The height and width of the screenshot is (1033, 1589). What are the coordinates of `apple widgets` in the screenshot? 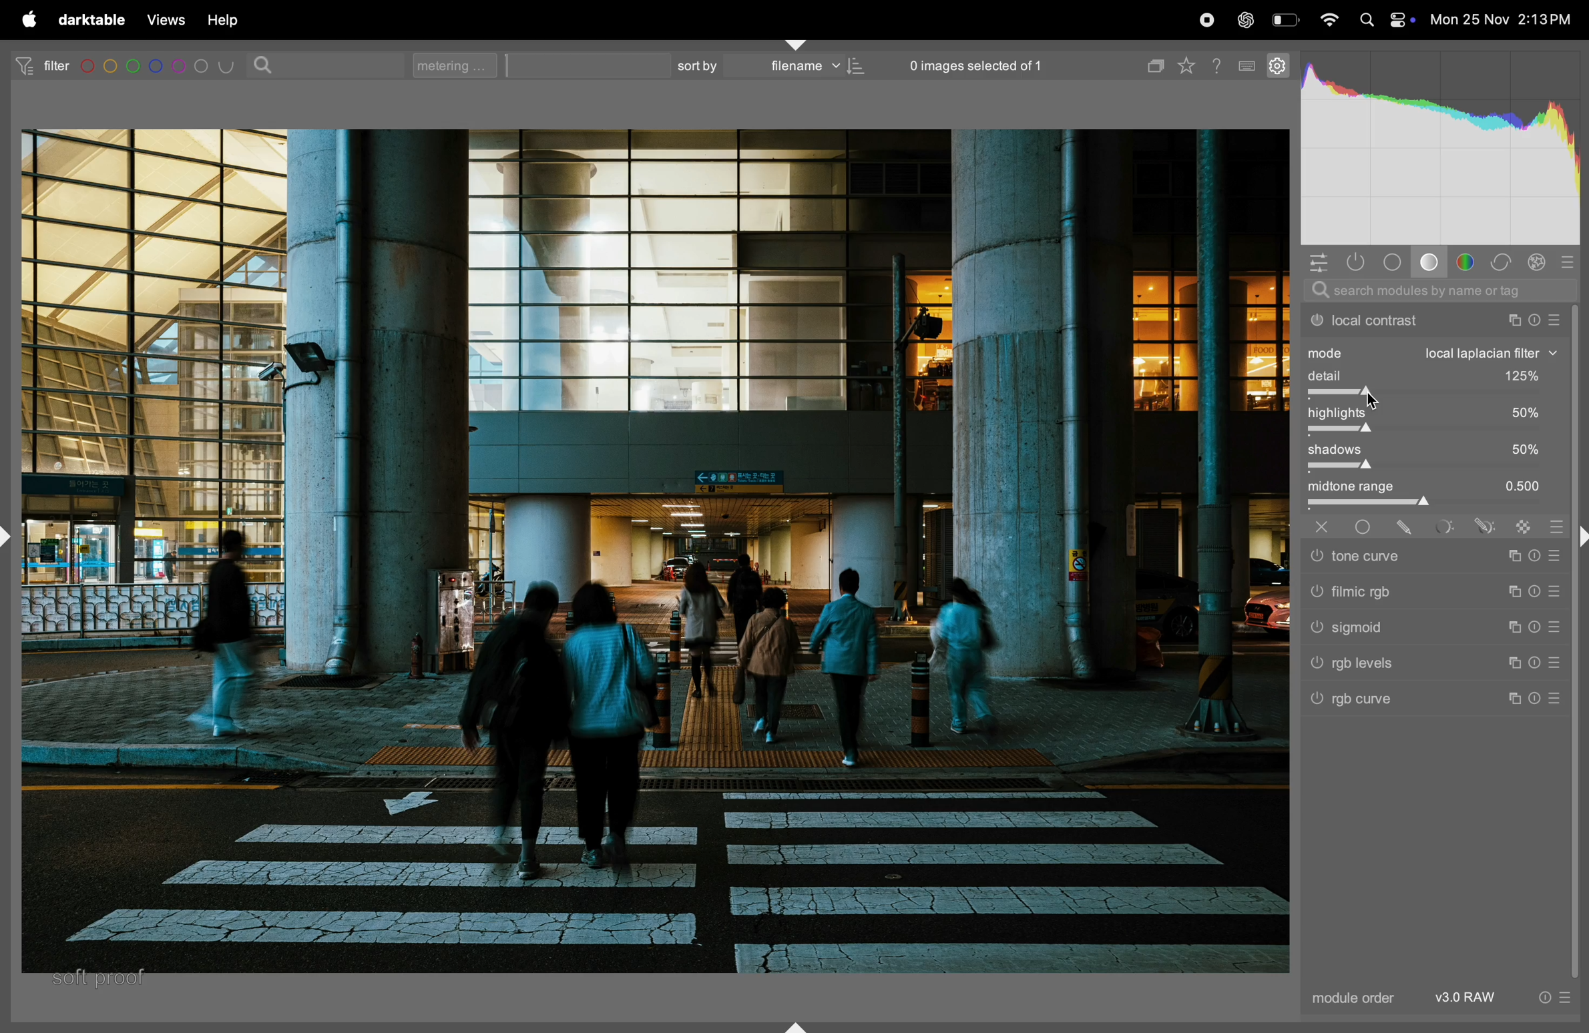 It's located at (1401, 20).